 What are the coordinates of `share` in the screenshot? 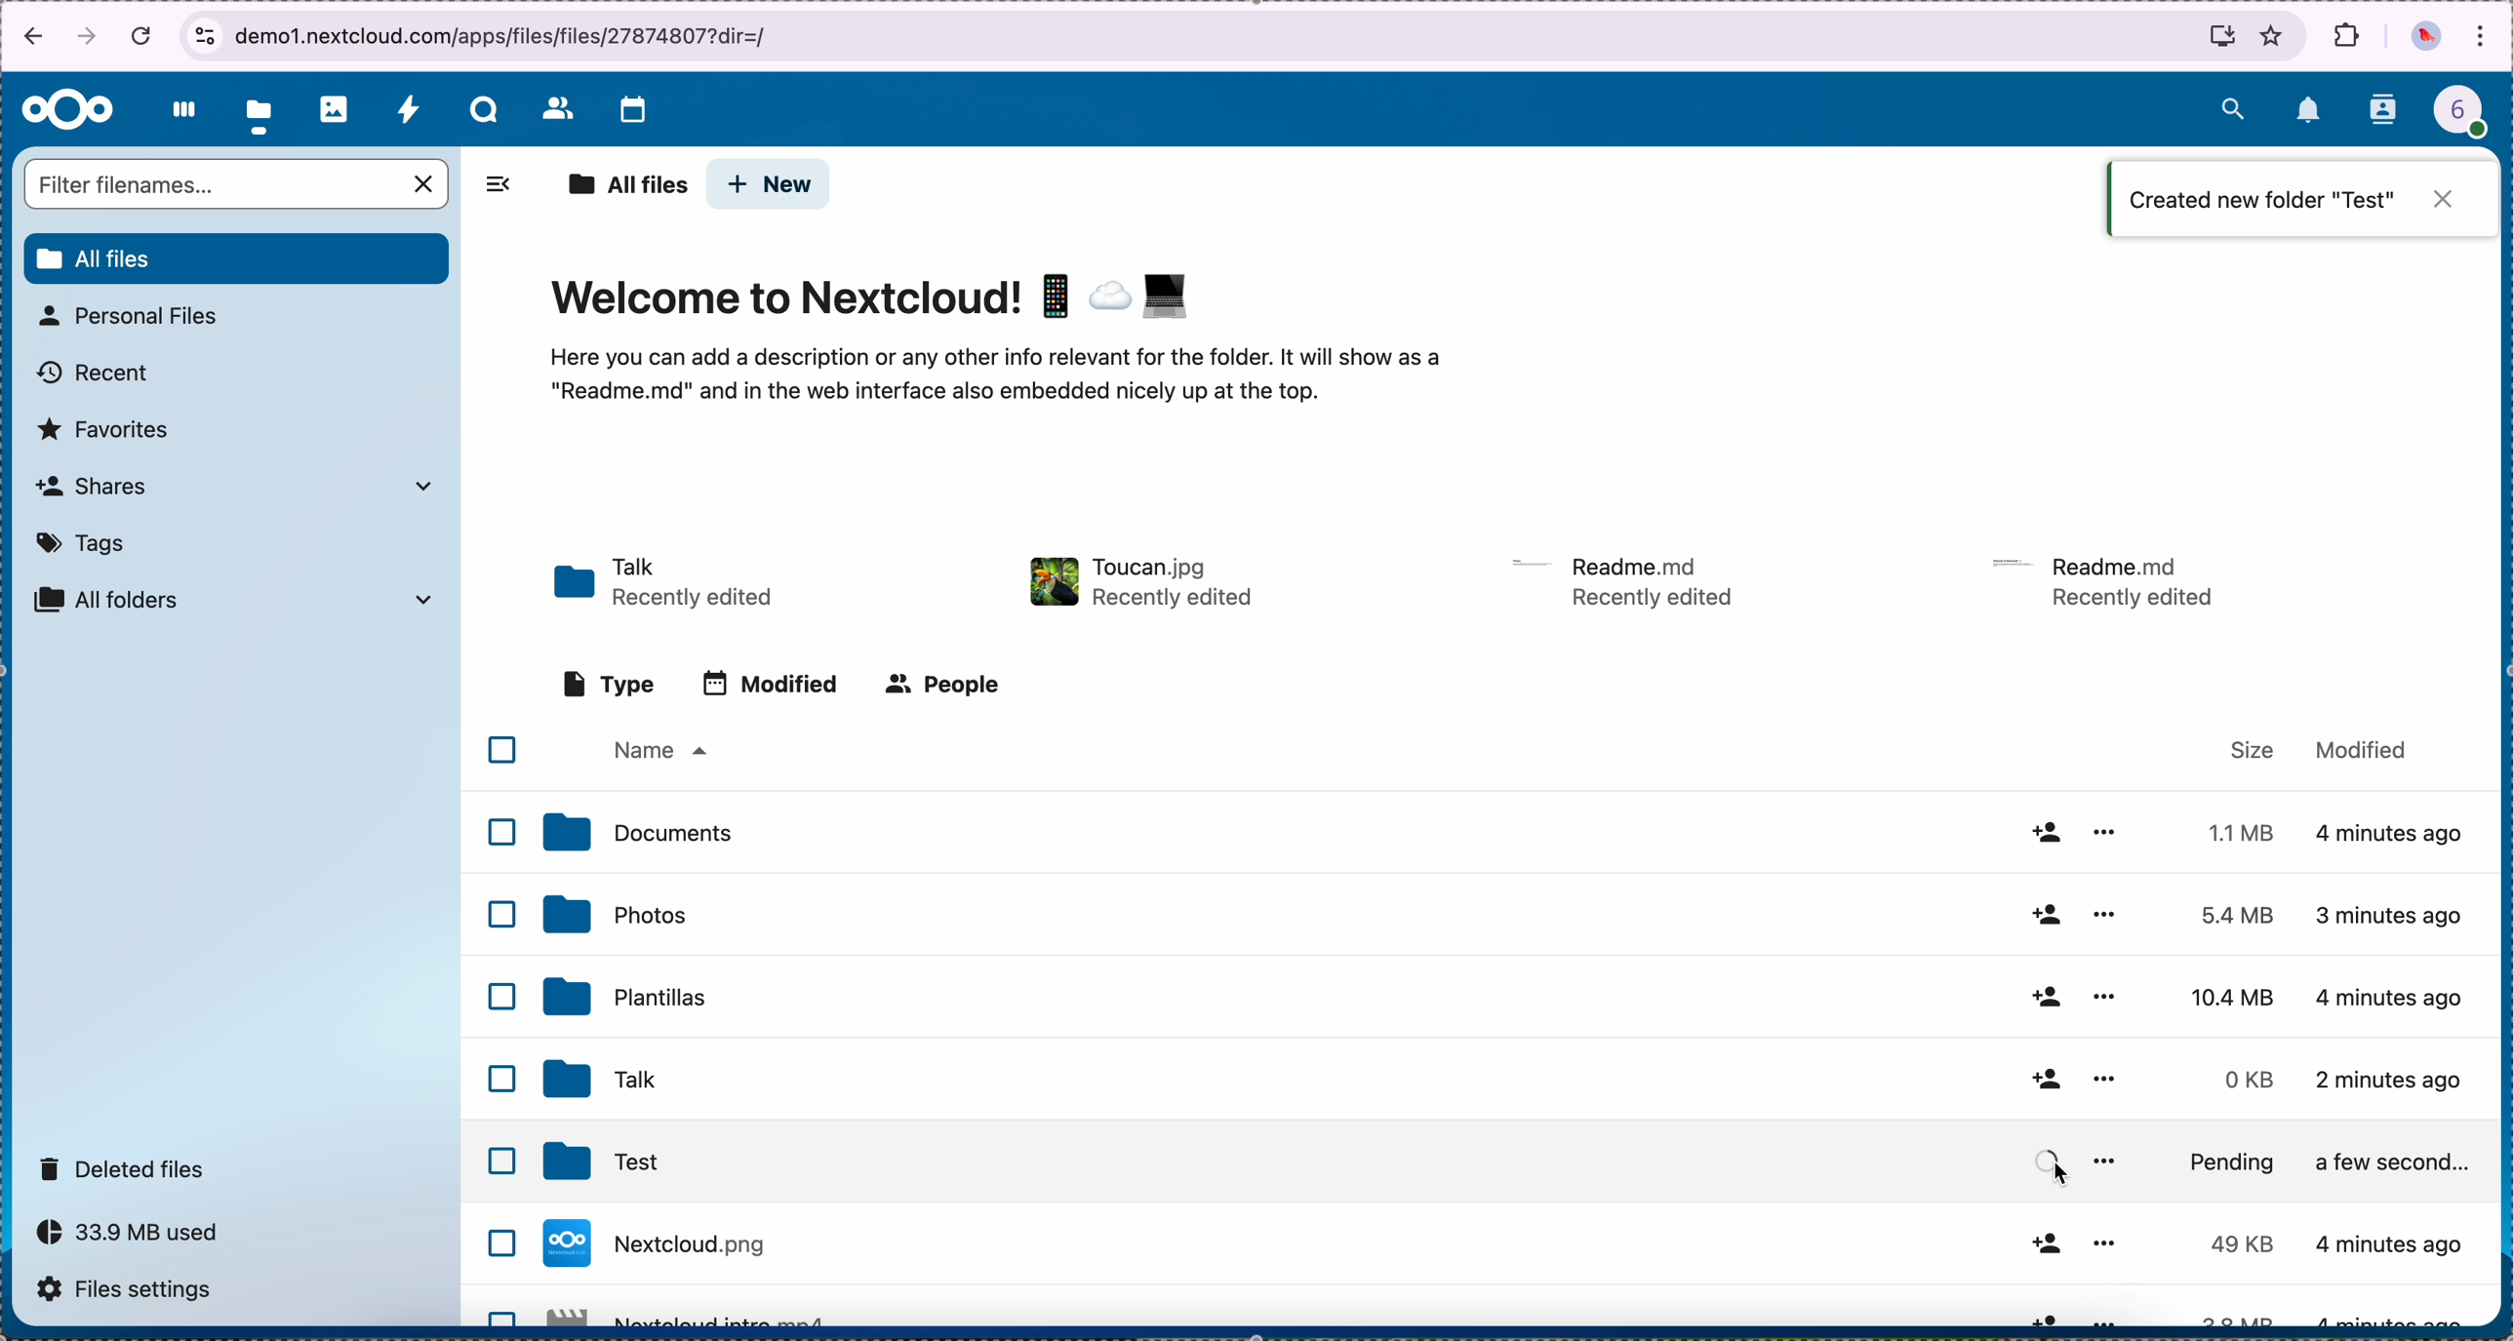 It's located at (2047, 999).